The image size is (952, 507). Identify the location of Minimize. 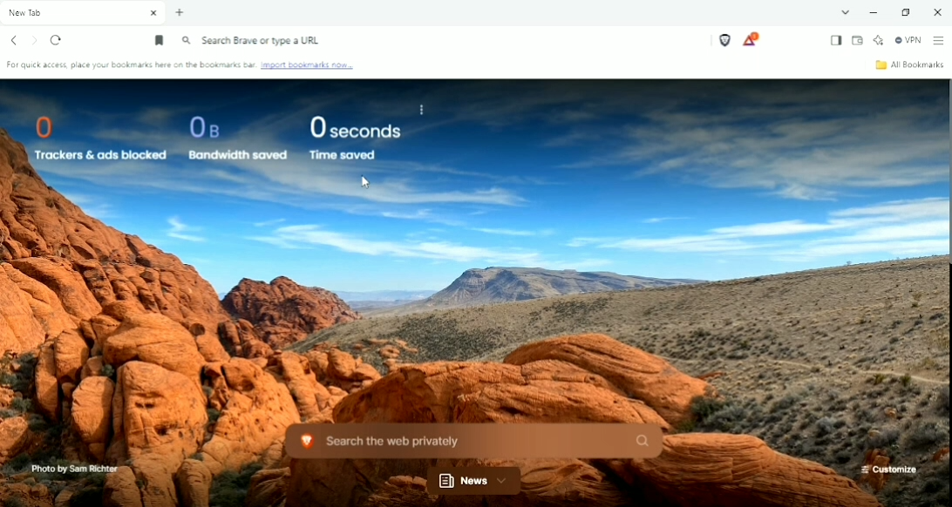
(873, 13).